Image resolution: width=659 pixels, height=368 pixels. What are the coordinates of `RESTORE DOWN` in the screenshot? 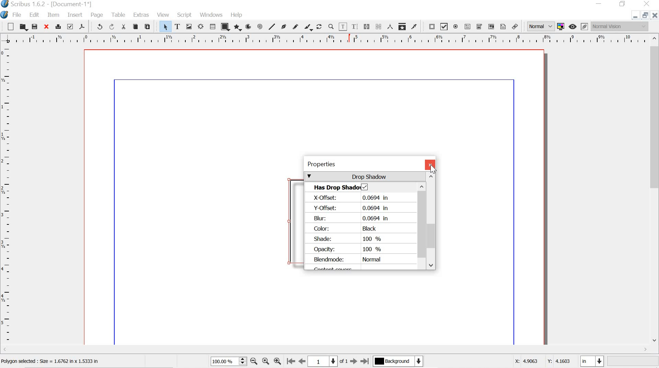 It's located at (644, 16).